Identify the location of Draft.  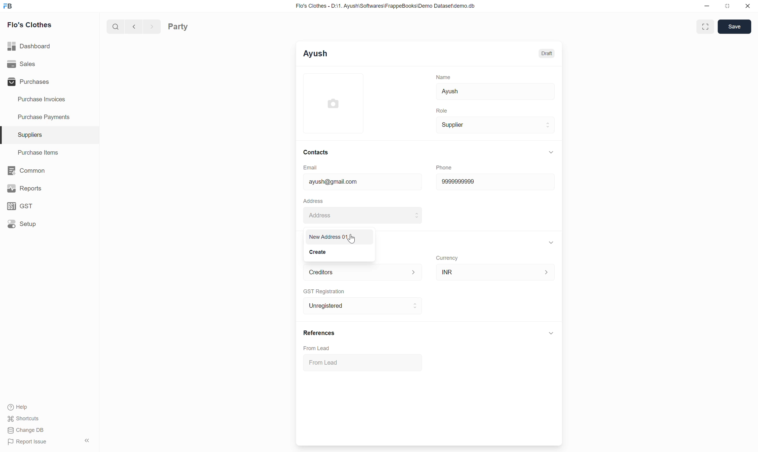
(546, 54).